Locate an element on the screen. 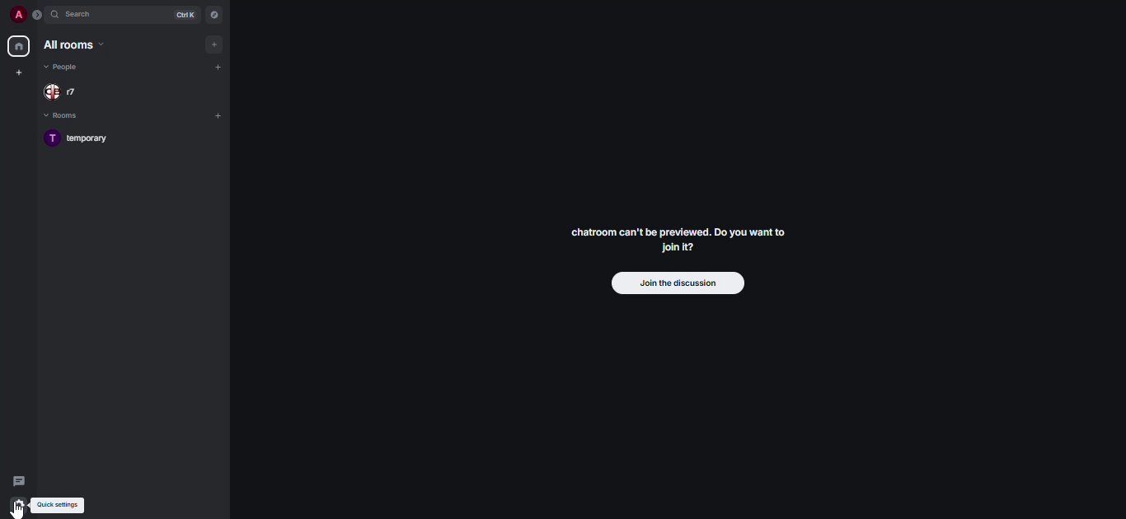 This screenshot has height=519, width=1126. quick settings is located at coordinates (20, 506).